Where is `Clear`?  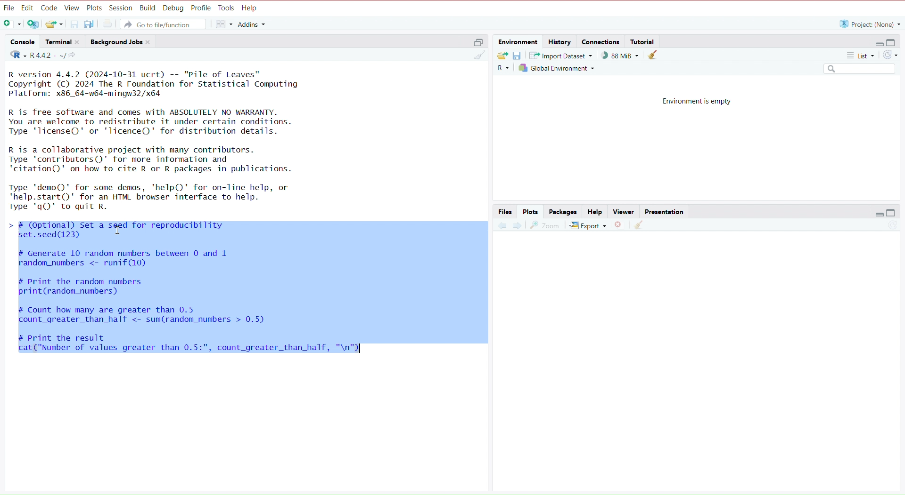 Clear is located at coordinates (478, 55).